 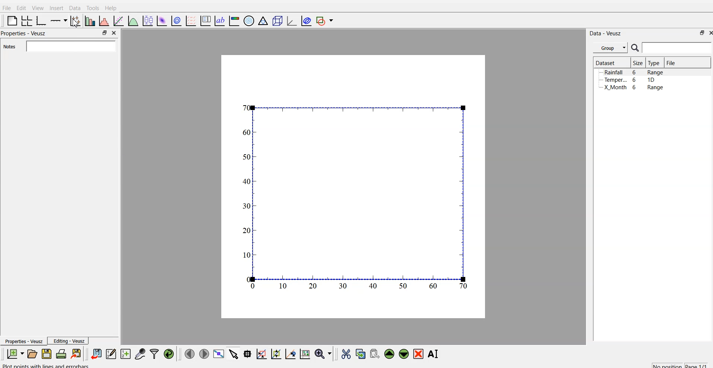 What do you see at coordinates (247, 354) in the screenshot?
I see `read datapoint on graph` at bounding box center [247, 354].